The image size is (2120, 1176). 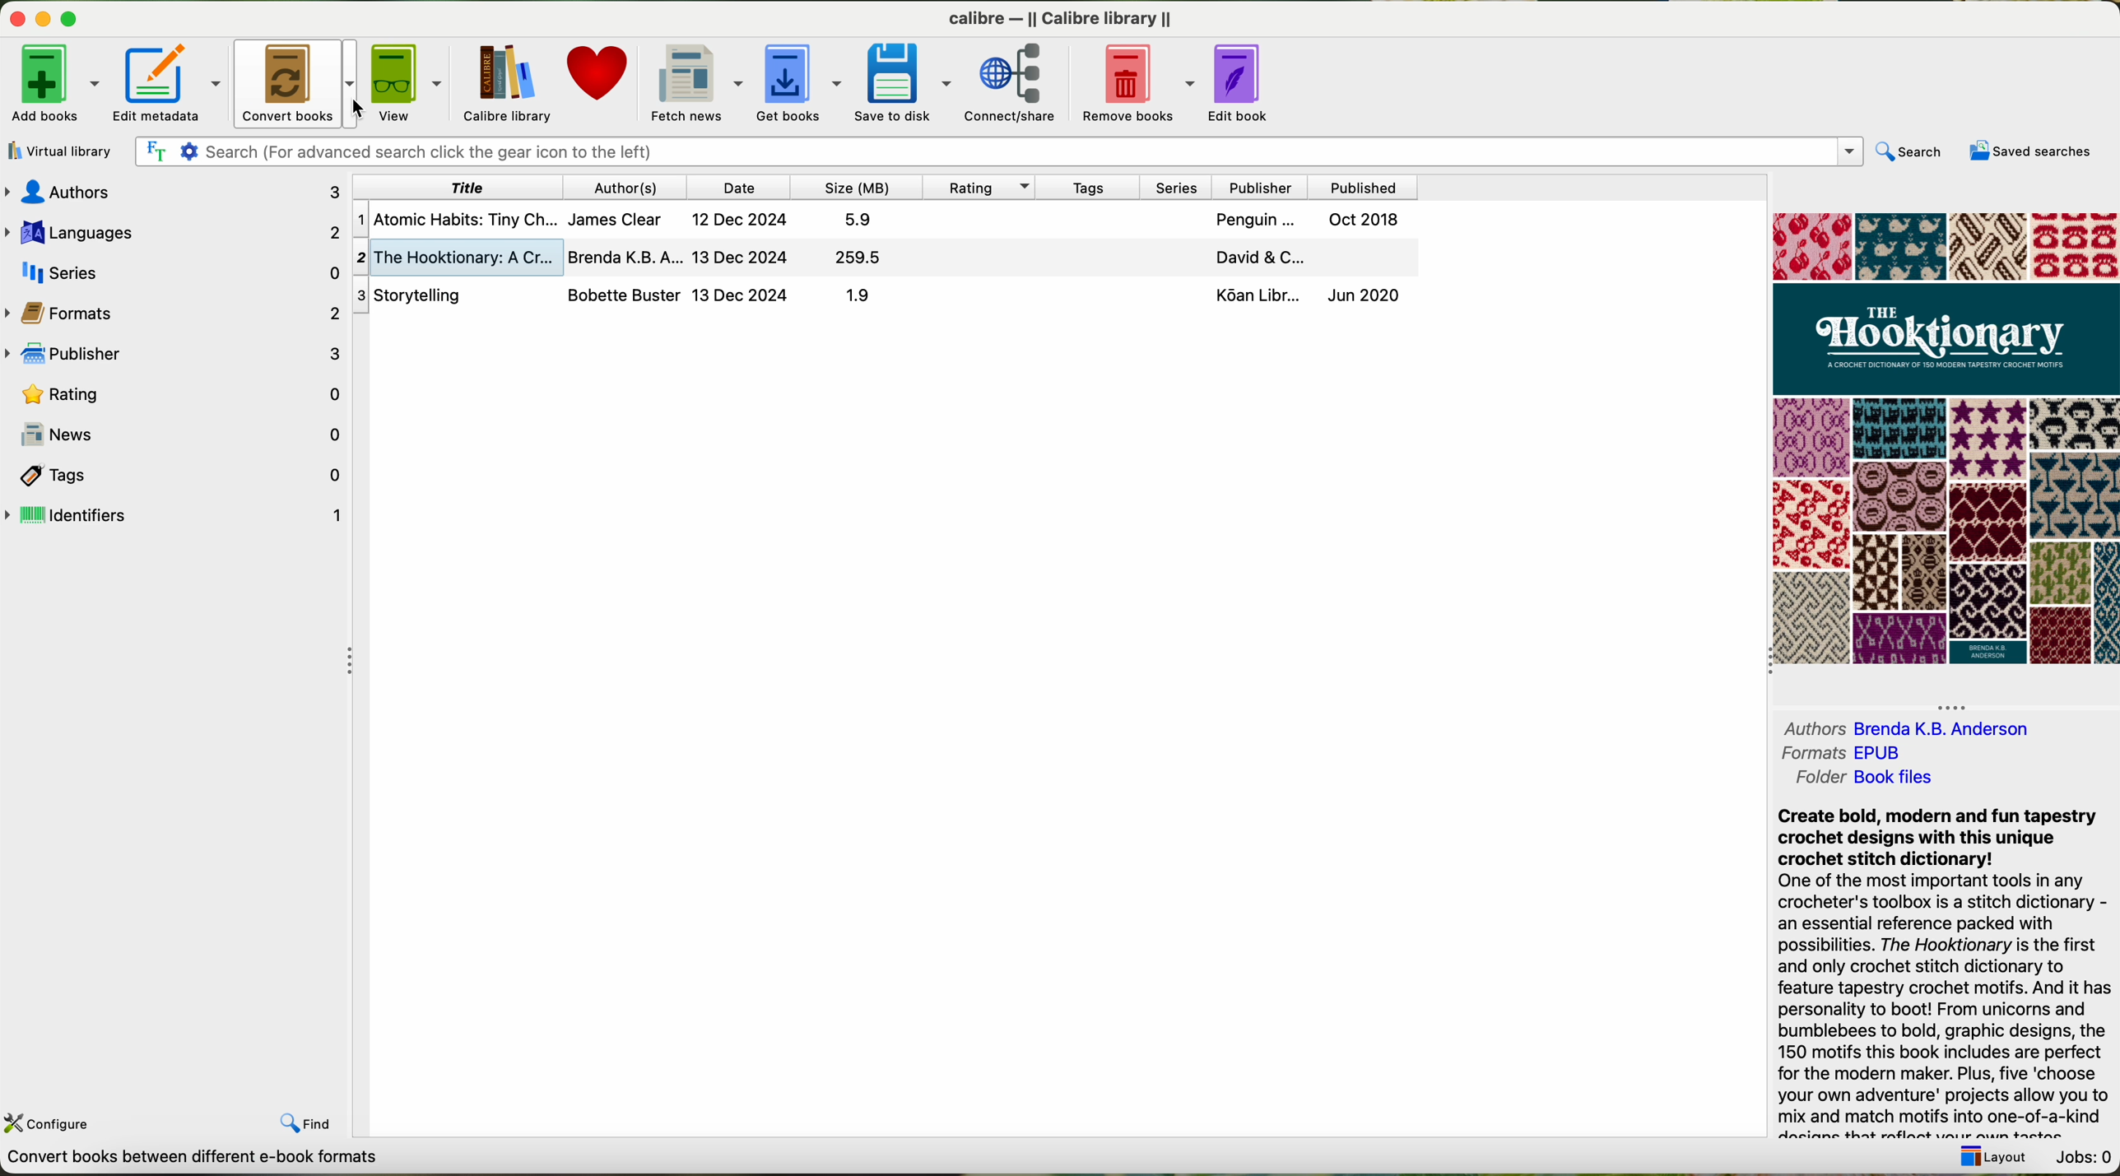 I want to click on remove books, so click(x=1139, y=83).